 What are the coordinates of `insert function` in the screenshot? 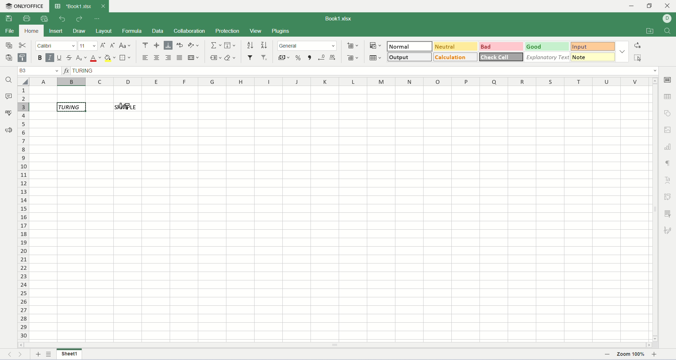 It's located at (67, 70).